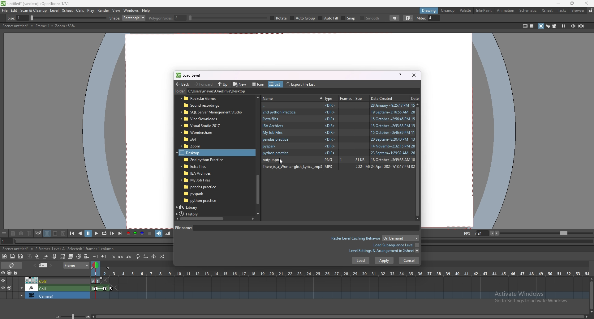 This screenshot has height=319, width=594. What do you see at coordinates (81, 233) in the screenshot?
I see `previous frame` at bounding box center [81, 233].